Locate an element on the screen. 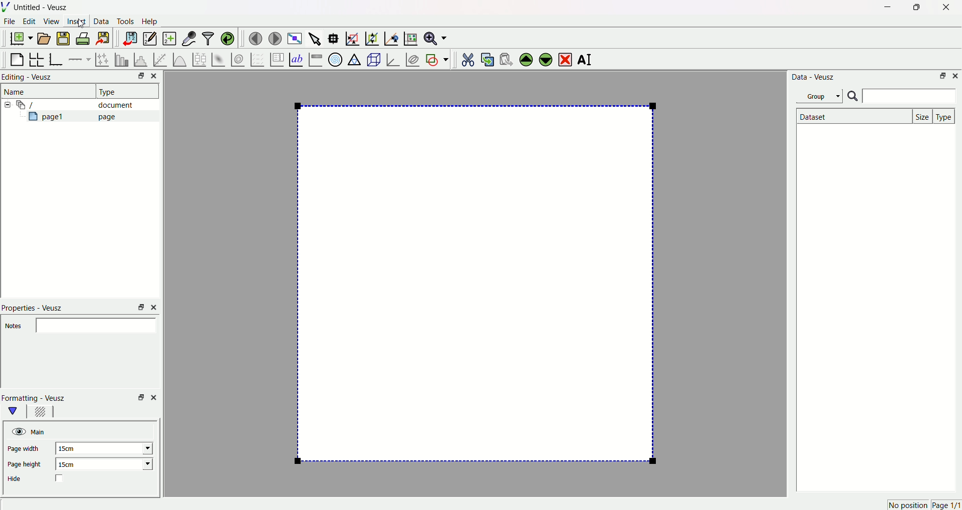 Image resolution: width=962 pixels, height=510 pixels. Data is located at coordinates (102, 23).